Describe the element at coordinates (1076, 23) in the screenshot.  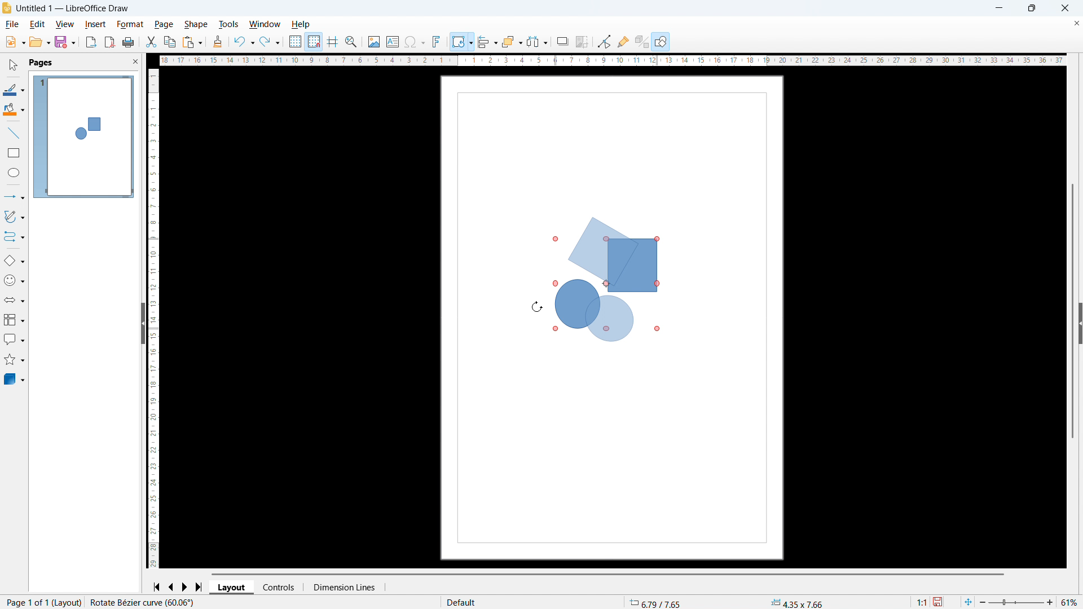
I see `Close document ` at that location.